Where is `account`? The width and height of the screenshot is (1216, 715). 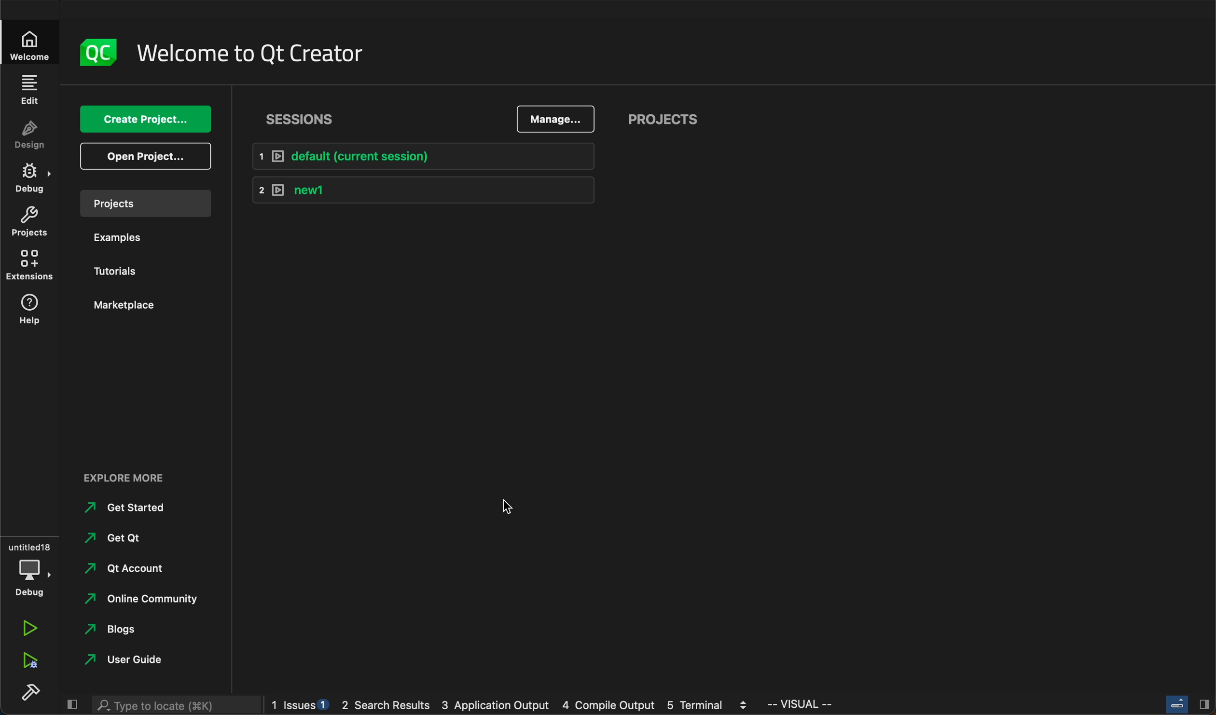 account is located at coordinates (125, 568).